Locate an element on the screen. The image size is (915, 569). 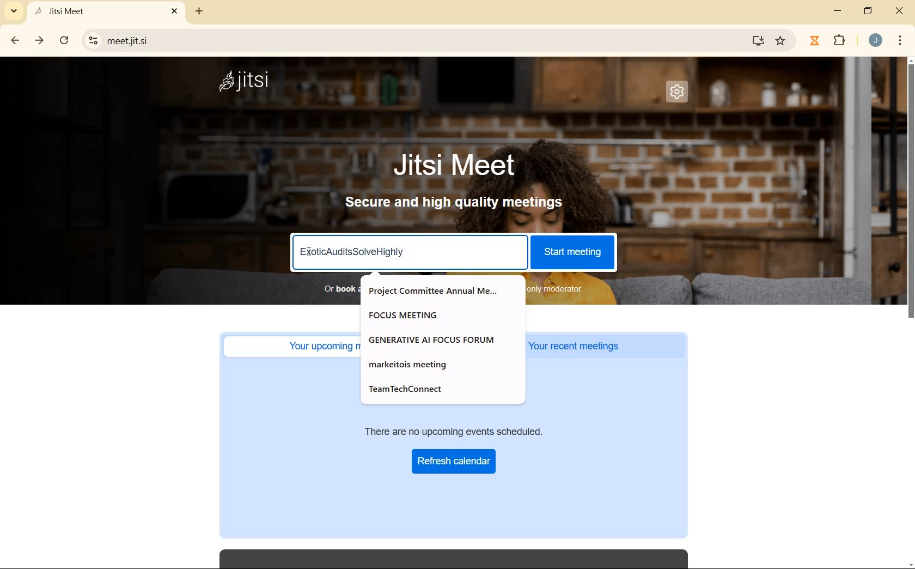
FOCUS MEETING is located at coordinates (410, 314).